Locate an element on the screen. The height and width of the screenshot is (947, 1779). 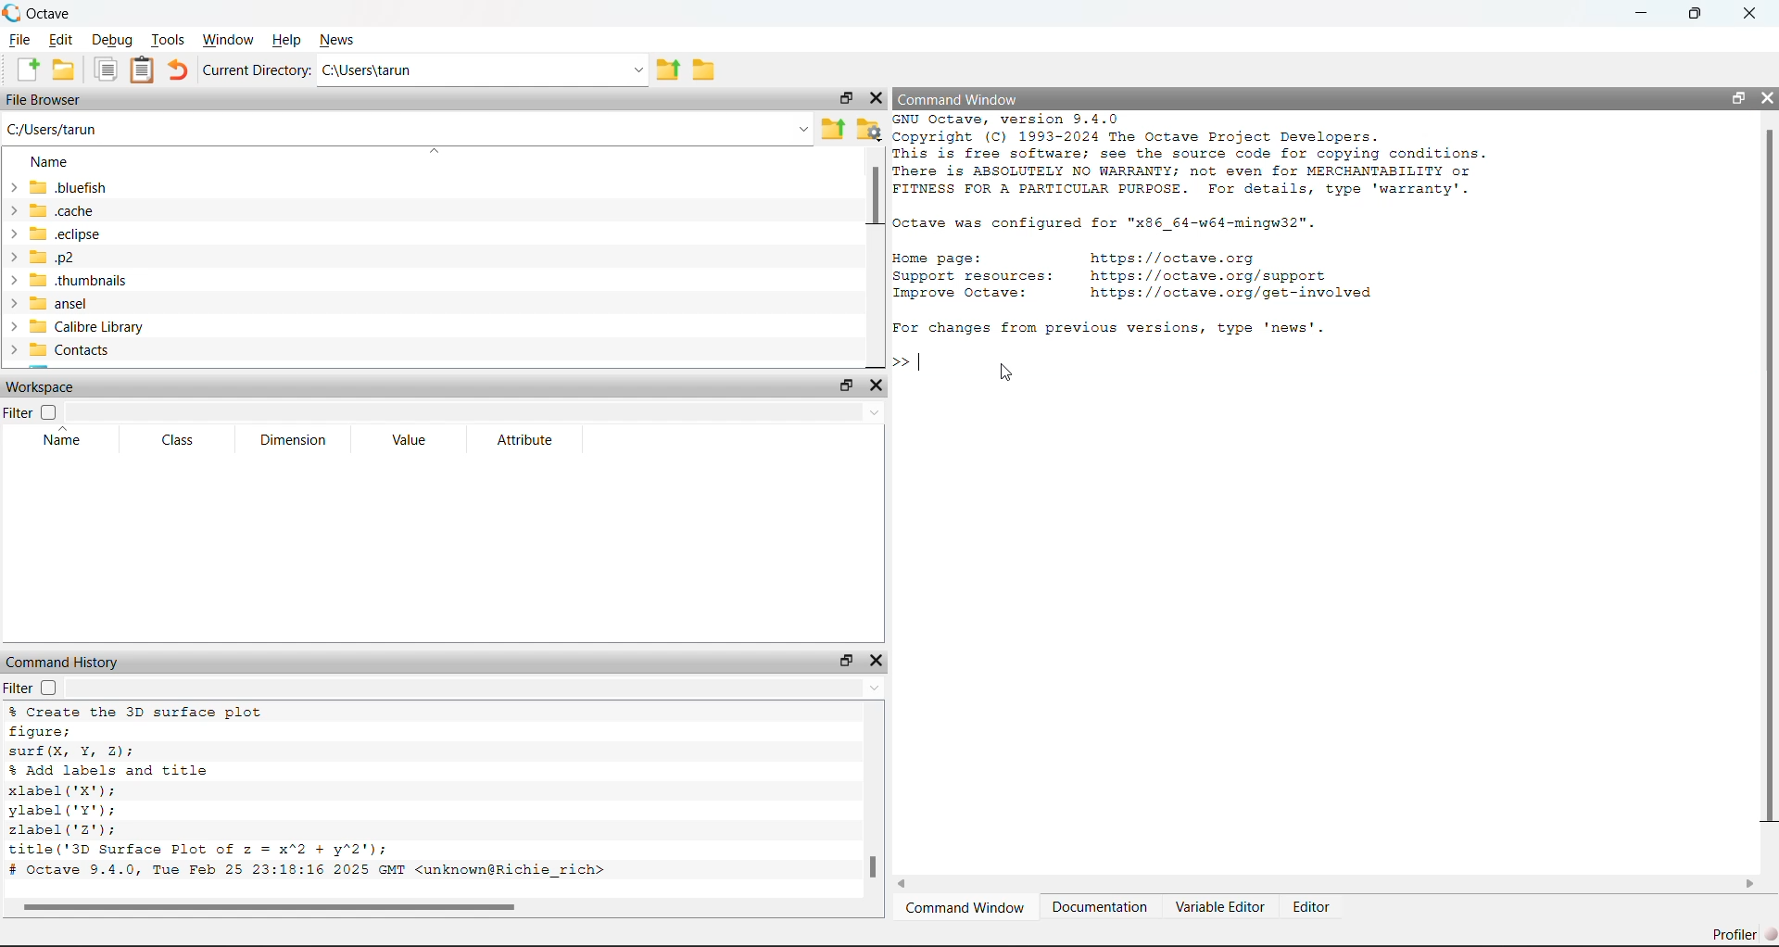
Documentation is located at coordinates (1099, 908).